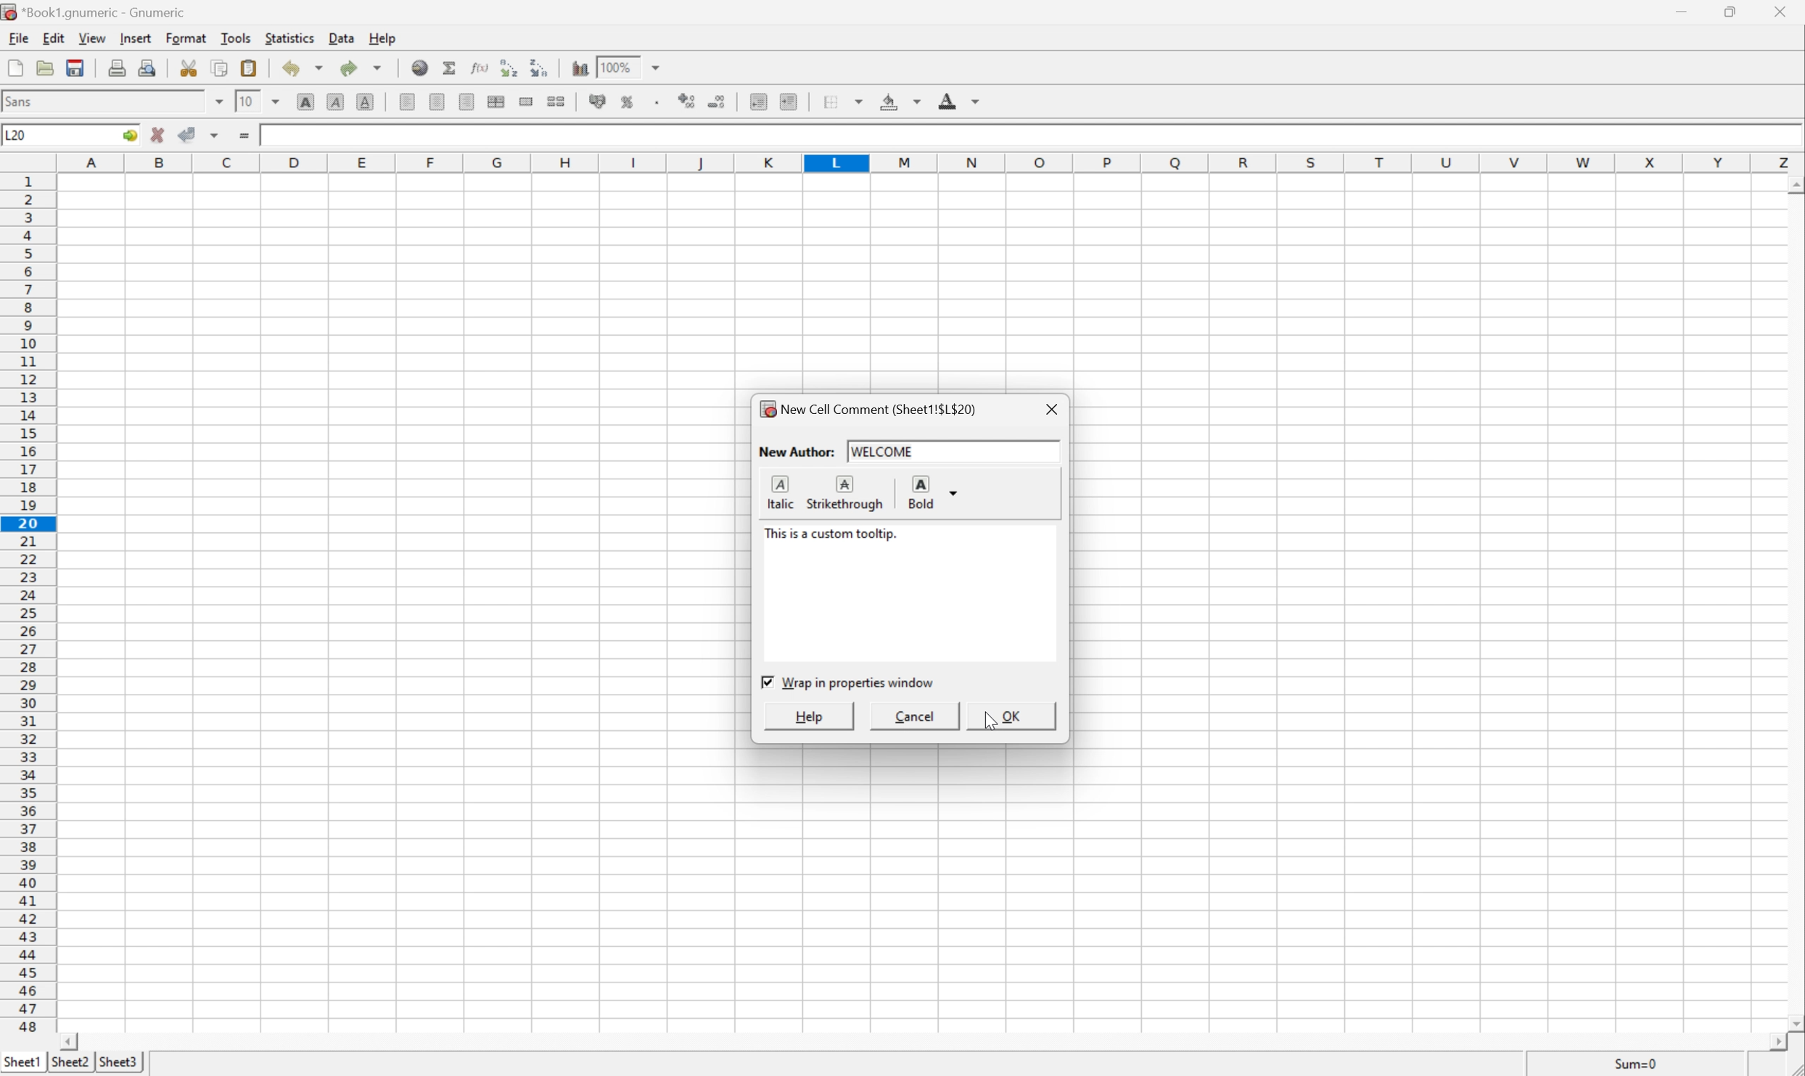  Describe the element at coordinates (955, 492) in the screenshot. I see `Drop Down` at that location.